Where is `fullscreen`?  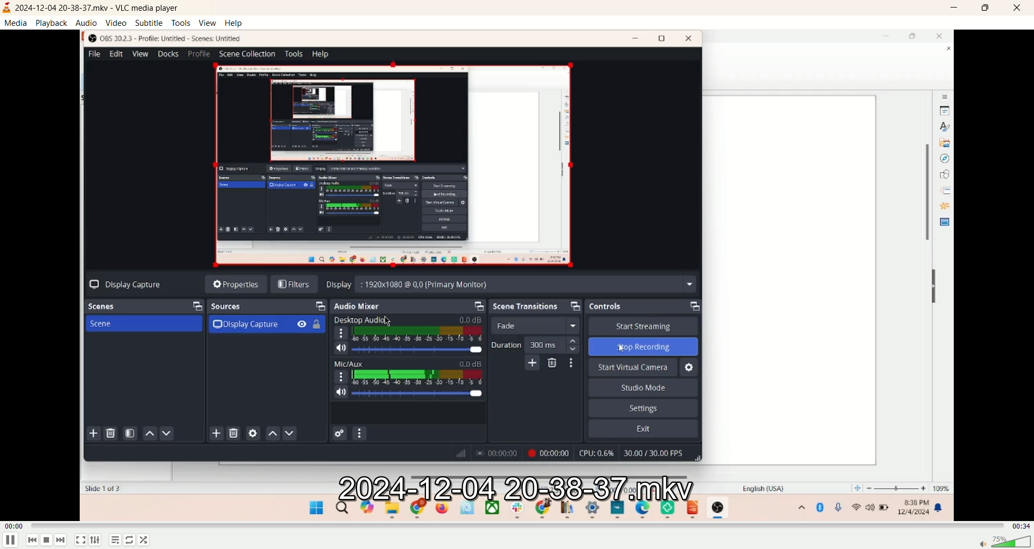
fullscreen is located at coordinates (80, 540).